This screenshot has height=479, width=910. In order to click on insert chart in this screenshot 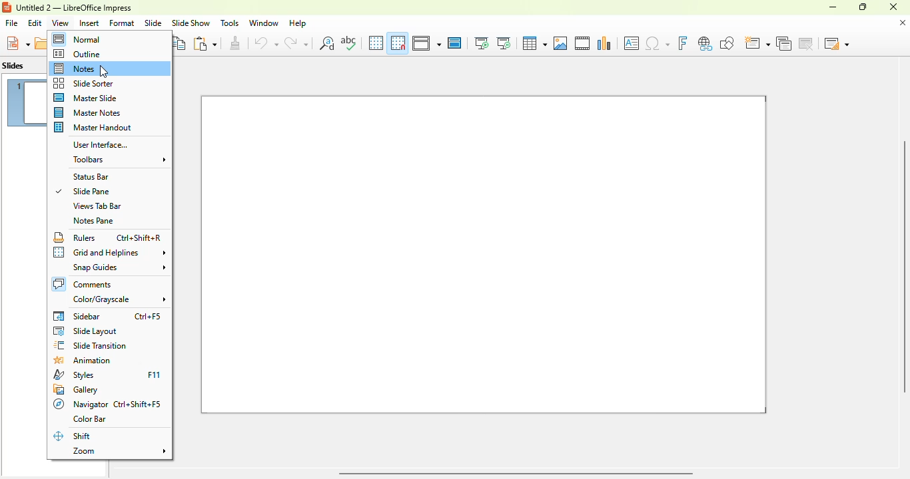, I will do `click(605, 43)`.